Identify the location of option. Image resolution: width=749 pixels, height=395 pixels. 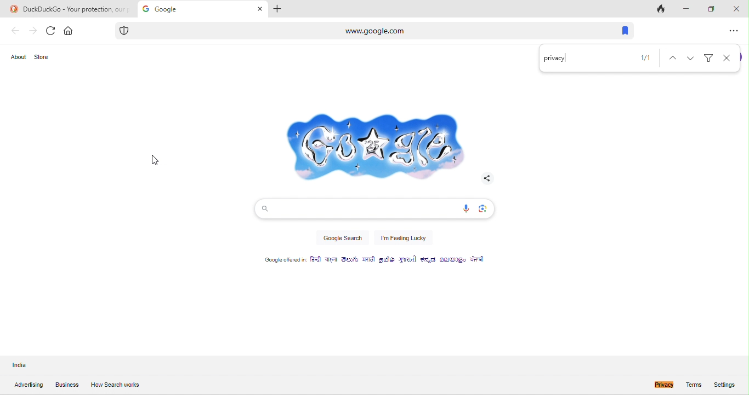
(734, 31).